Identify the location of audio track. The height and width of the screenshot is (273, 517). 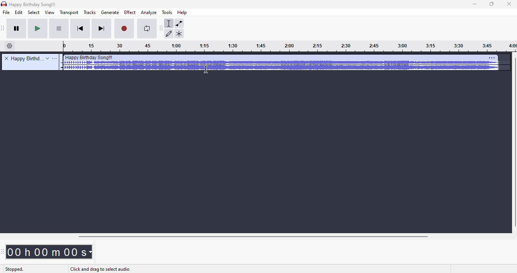
(281, 63).